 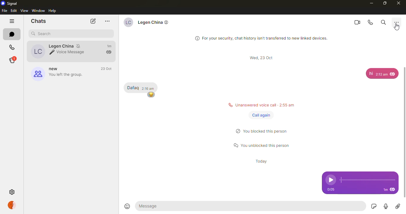 What do you see at coordinates (383, 22) in the screenshot?
I see `search` at bounding box center [383, 22].